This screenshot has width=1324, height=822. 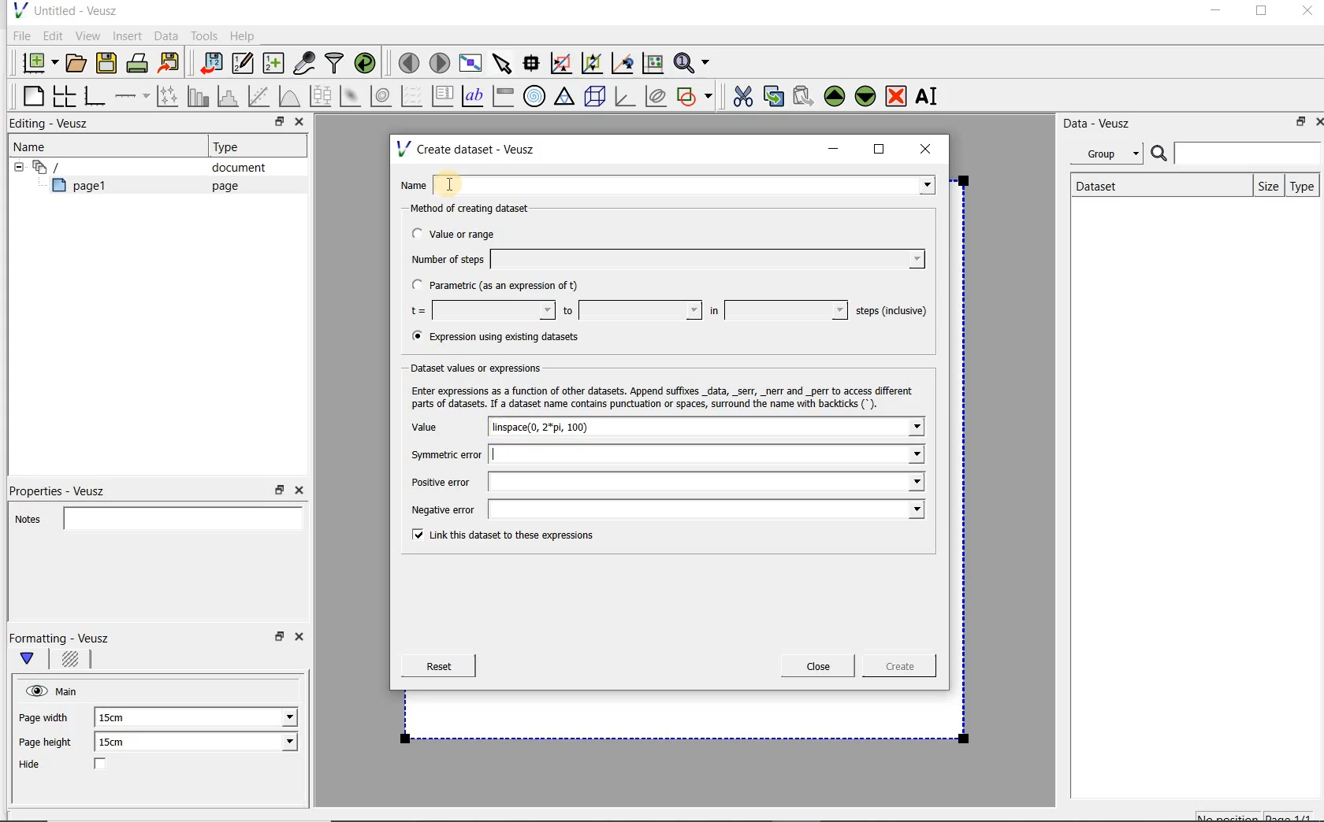 I want to click on Zoom functions menu, so click(x=693, y=59).